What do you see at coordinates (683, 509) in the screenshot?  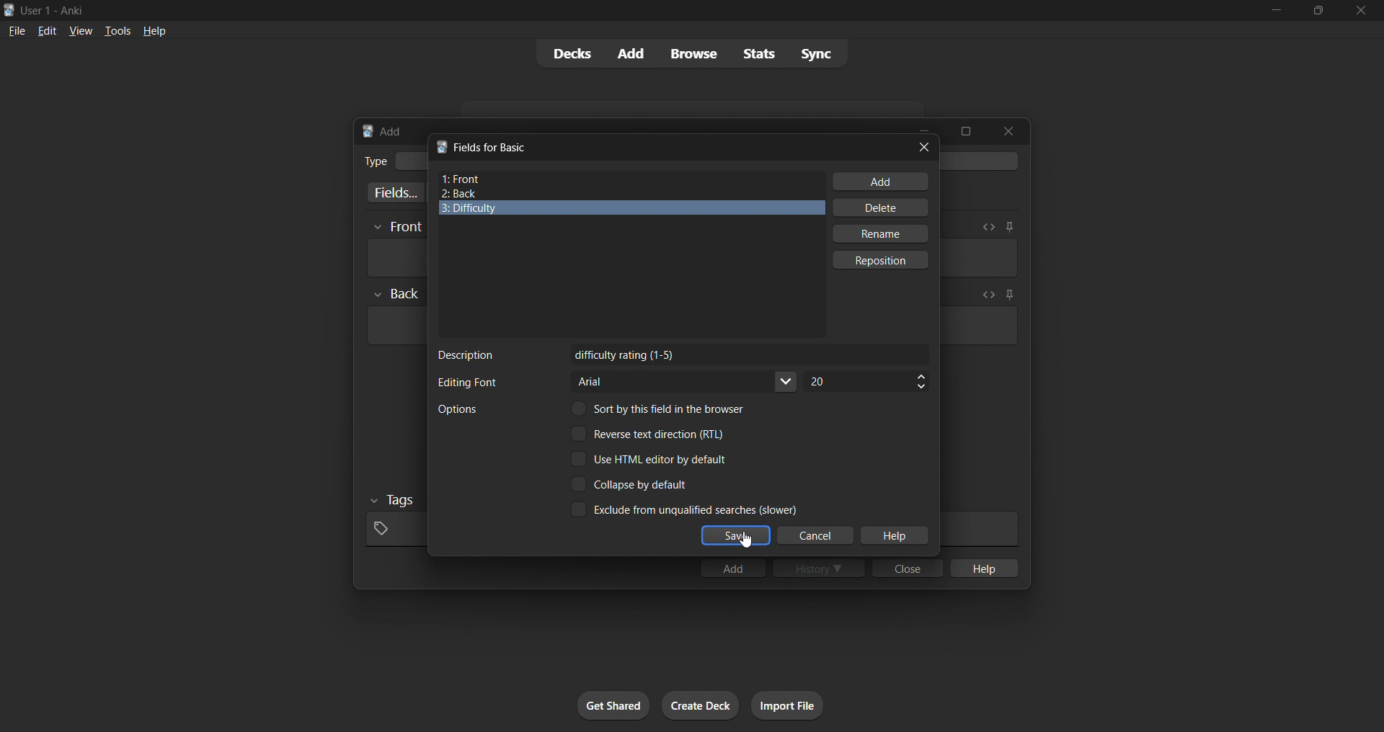 I see `Toggle` at bounding box center [683, 509].